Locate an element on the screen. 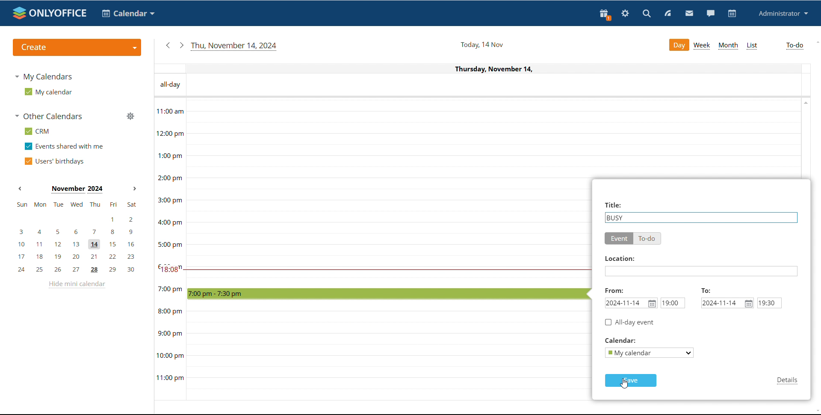 The image size is (821, 415). scroll down is located at coordinates (816, 412).